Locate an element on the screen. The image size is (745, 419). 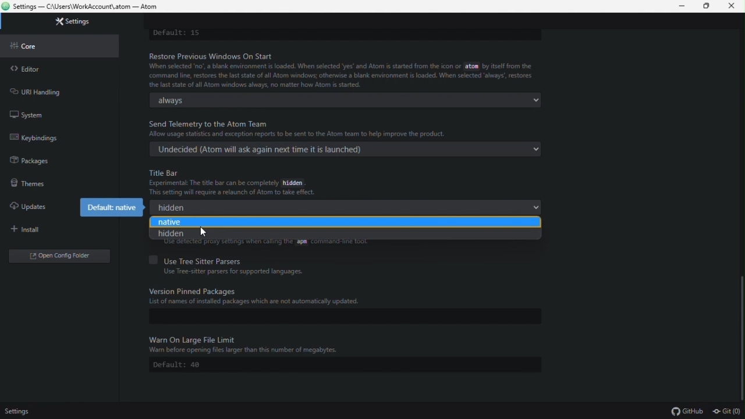
Cursor is located at coordinates (202, 232).